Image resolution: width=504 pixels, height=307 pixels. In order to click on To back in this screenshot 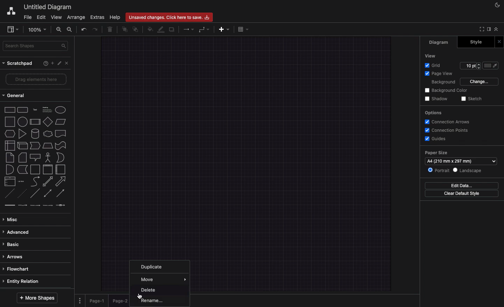, I will do `click(136, 30)`.